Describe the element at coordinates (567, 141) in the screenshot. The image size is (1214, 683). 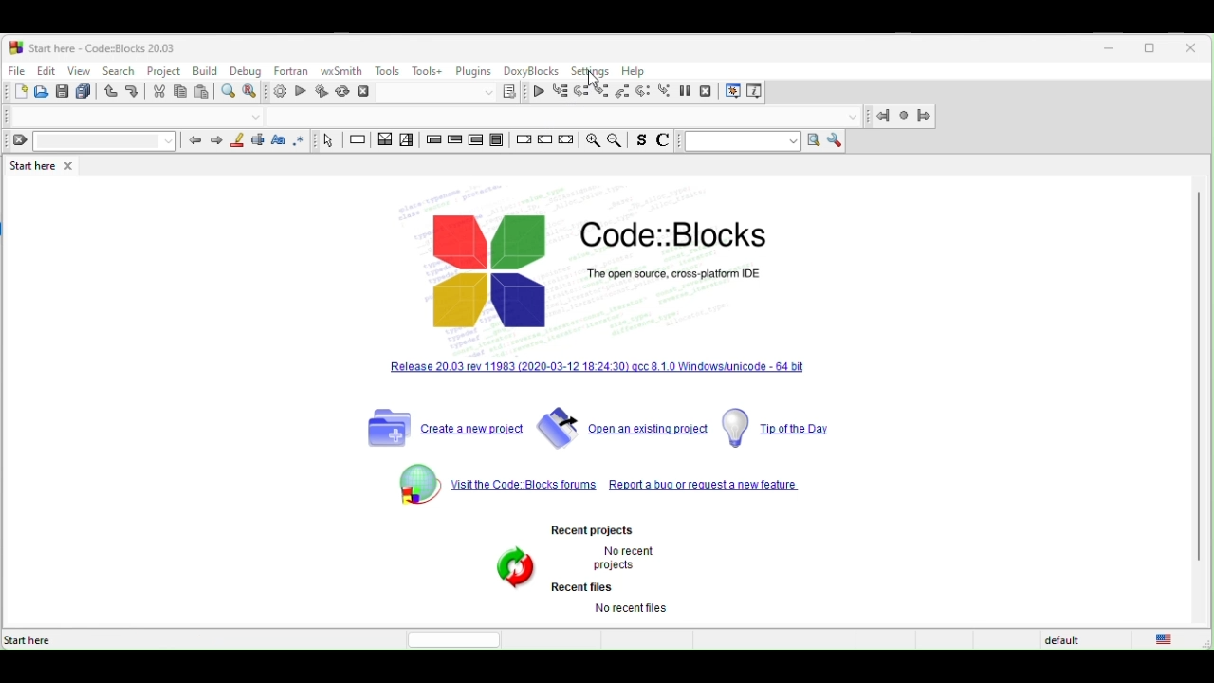
I see `return` at that location.